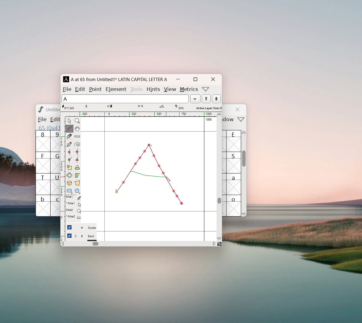  Describe the element at coordinates (40, 109) in the screenshot. I see `logo` at that location.